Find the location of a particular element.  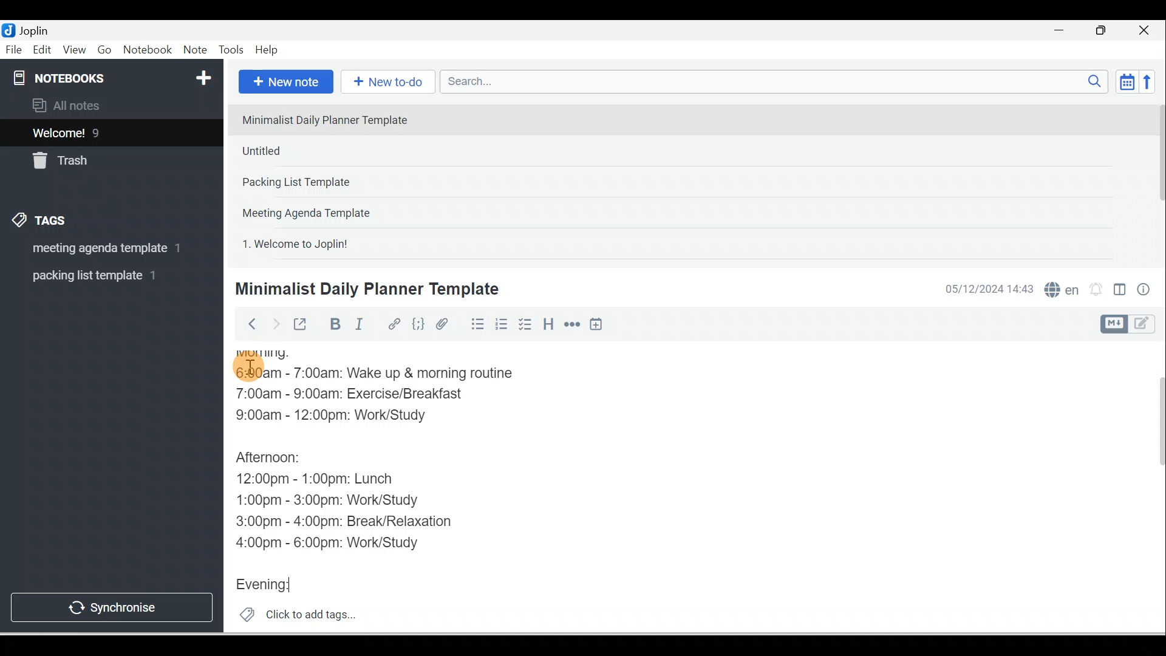

Synchronise is located at coordinates (111, 605).